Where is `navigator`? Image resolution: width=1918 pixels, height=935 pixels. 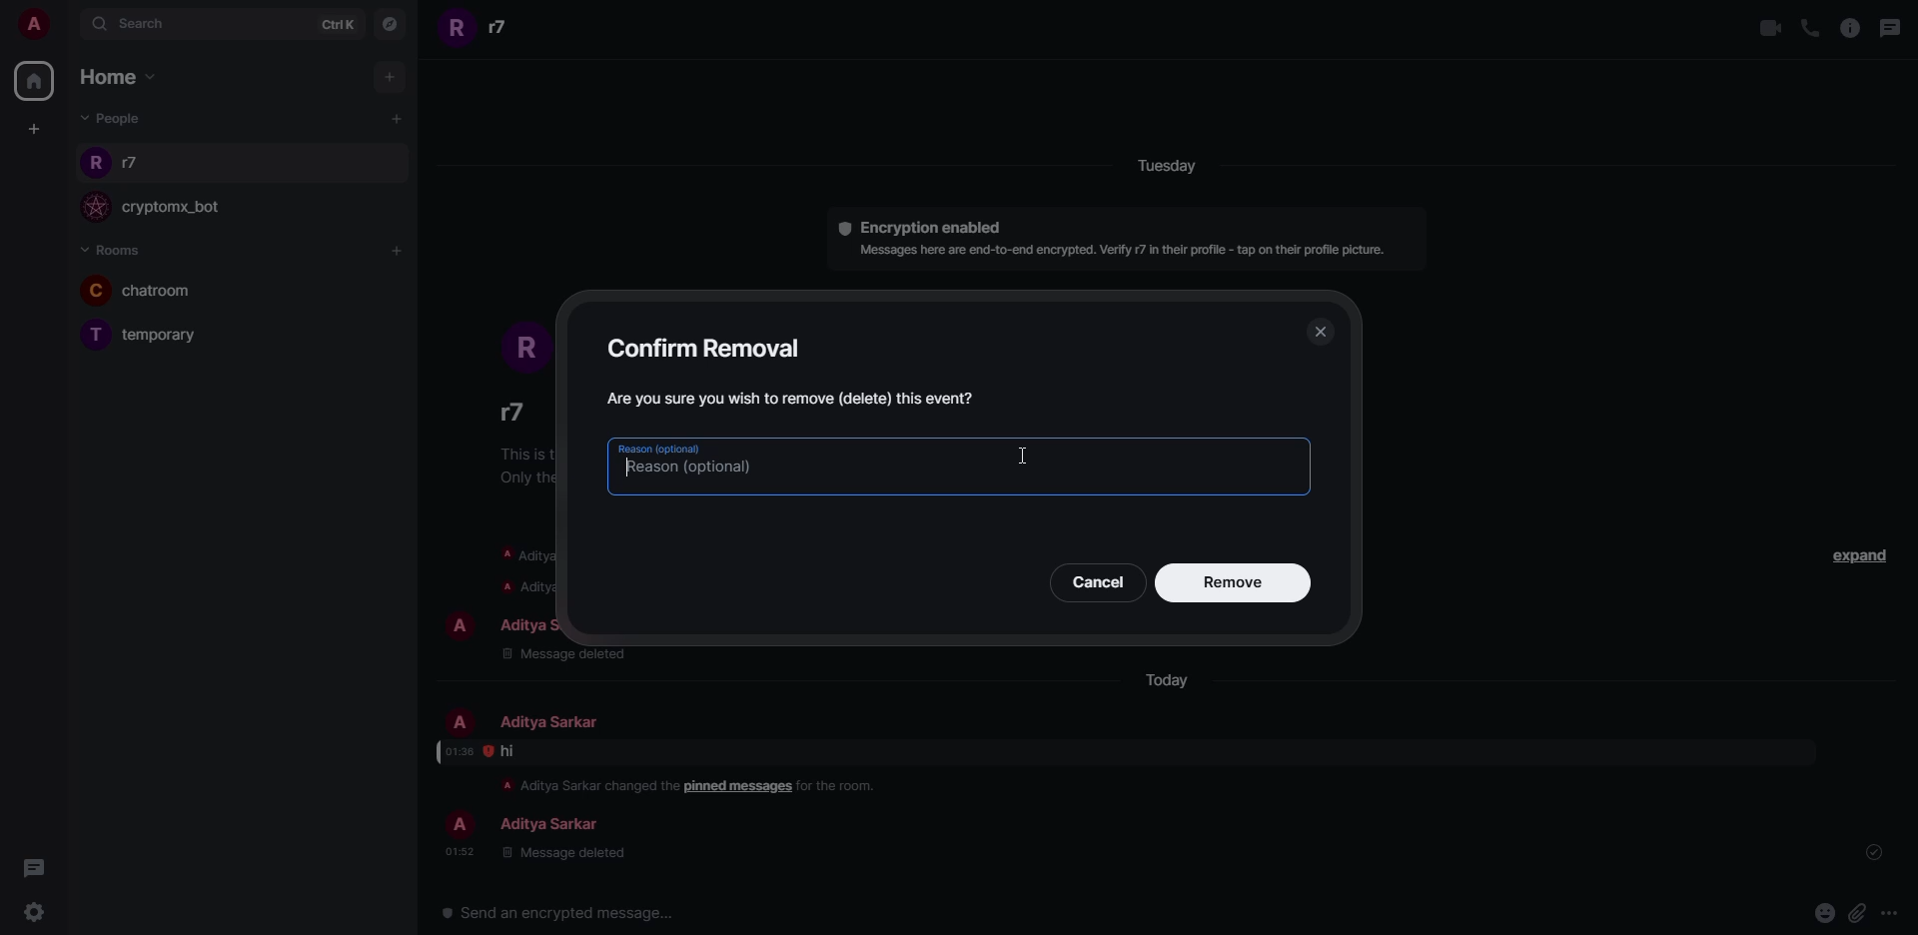
navigator is located at coordinates (387, 28).